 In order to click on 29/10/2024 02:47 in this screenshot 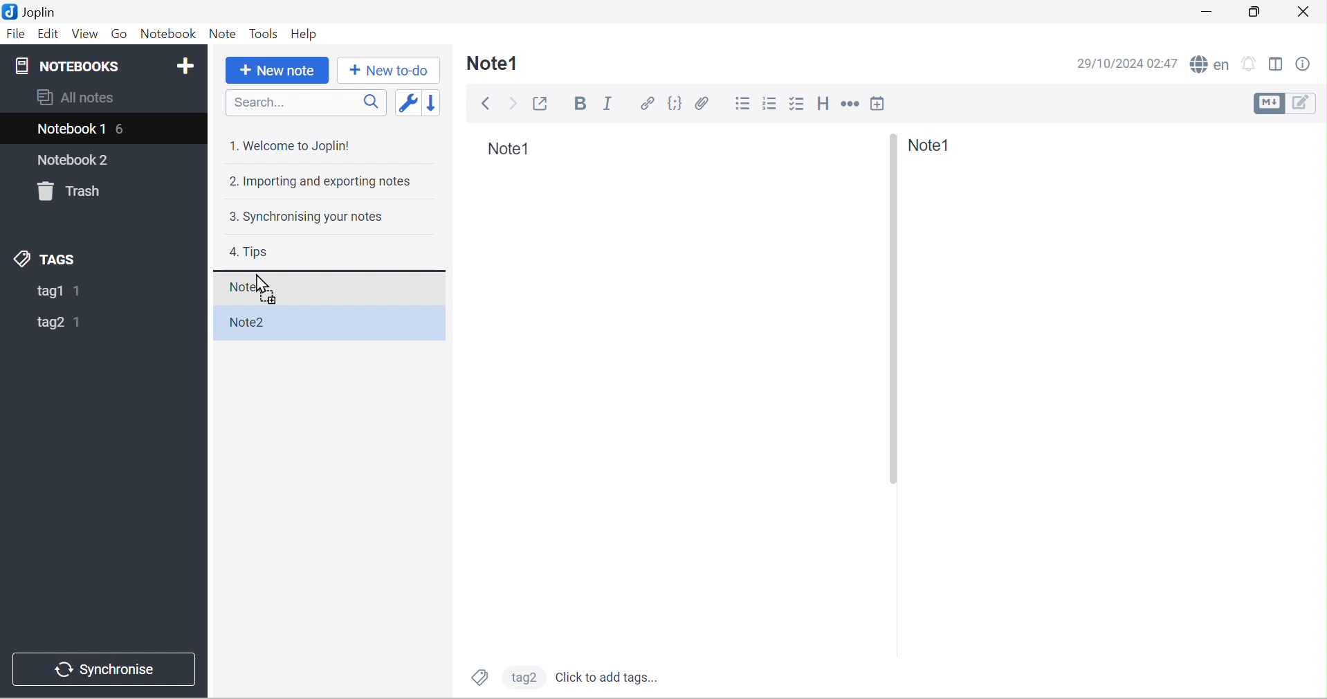, I will do `click(1125, 63)`.